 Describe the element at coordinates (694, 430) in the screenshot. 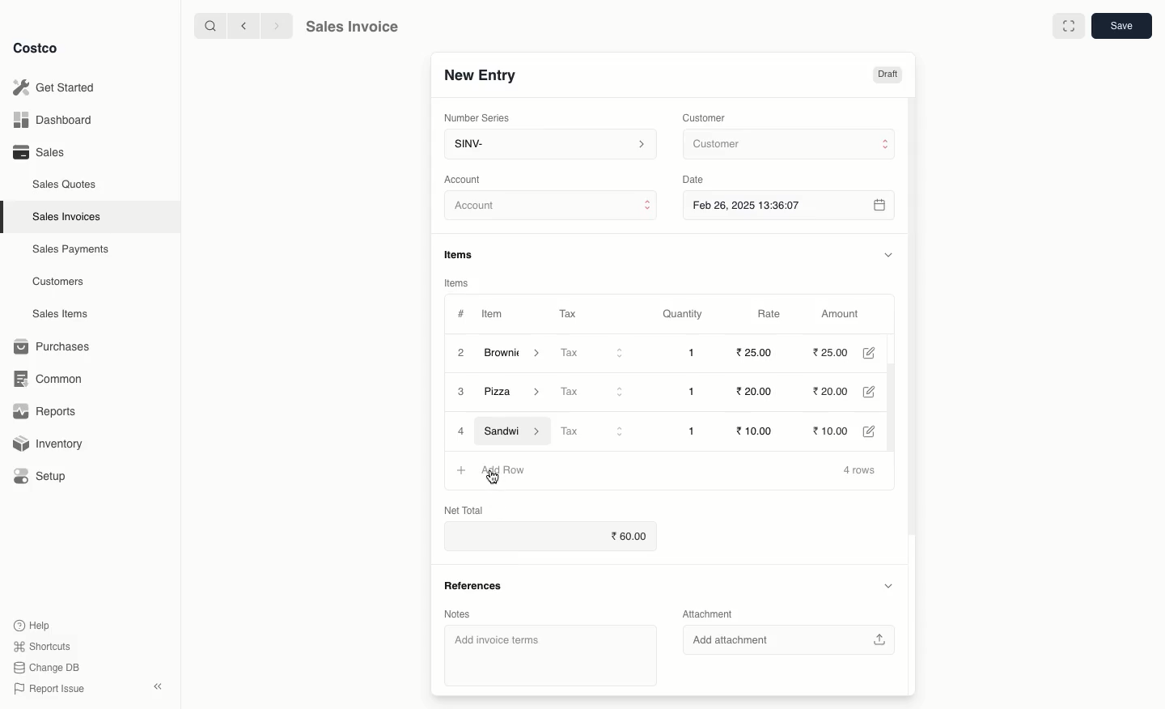

I see `1` at that location.